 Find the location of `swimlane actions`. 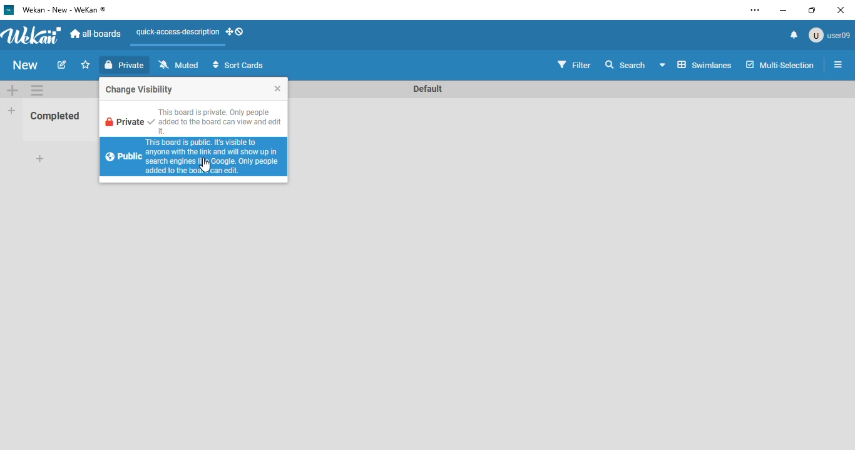

swimlane actions is located at coordinates (38, 90).